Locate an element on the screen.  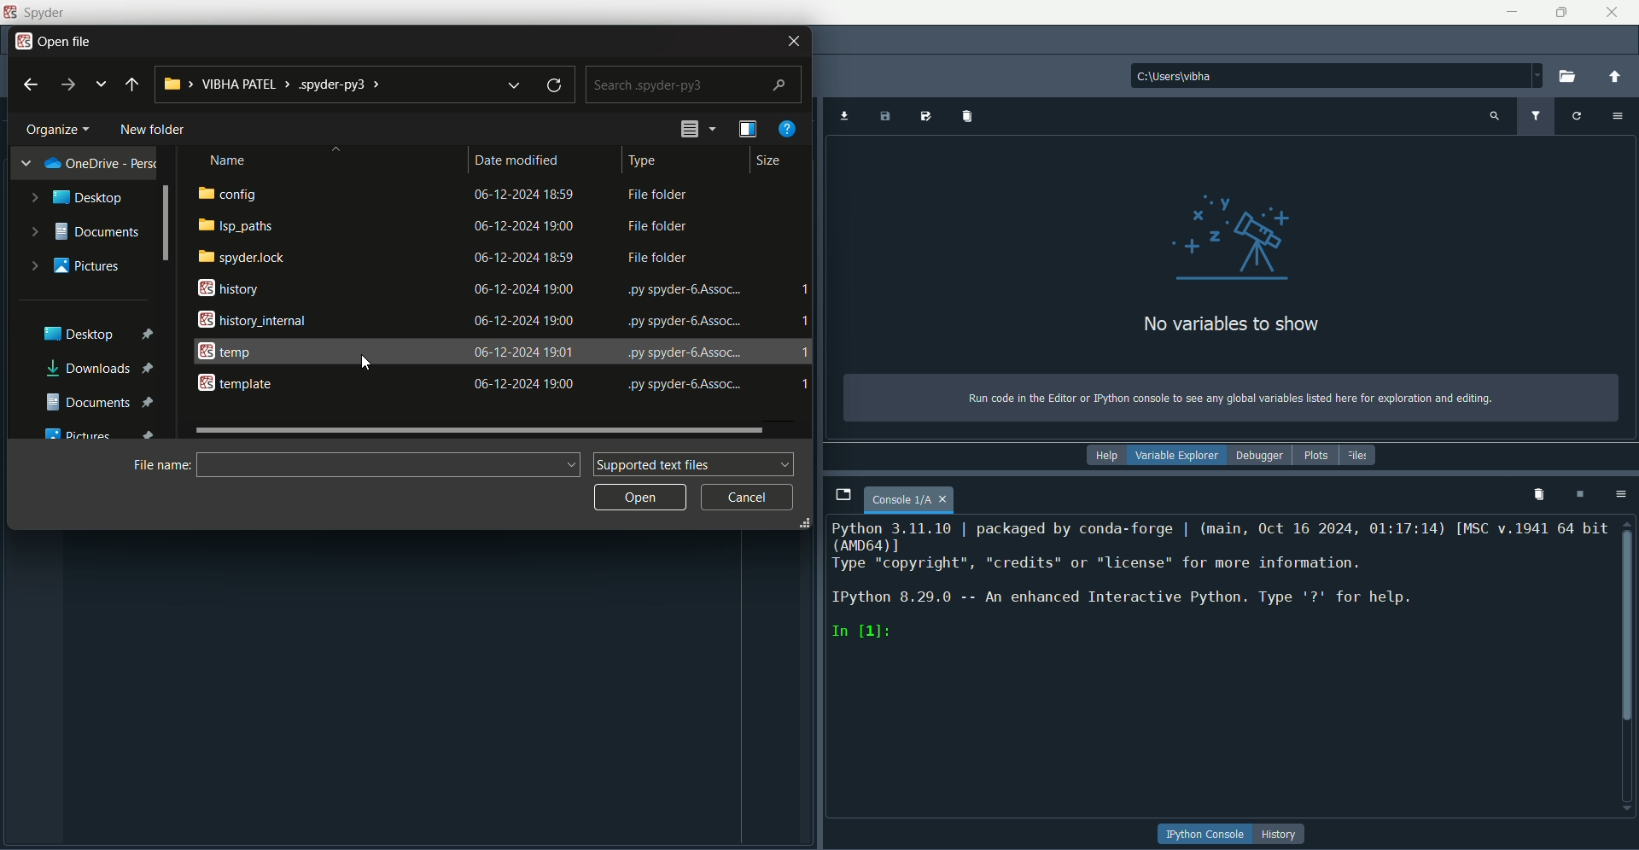
variable explorer is located at coordinates (1181, 456).